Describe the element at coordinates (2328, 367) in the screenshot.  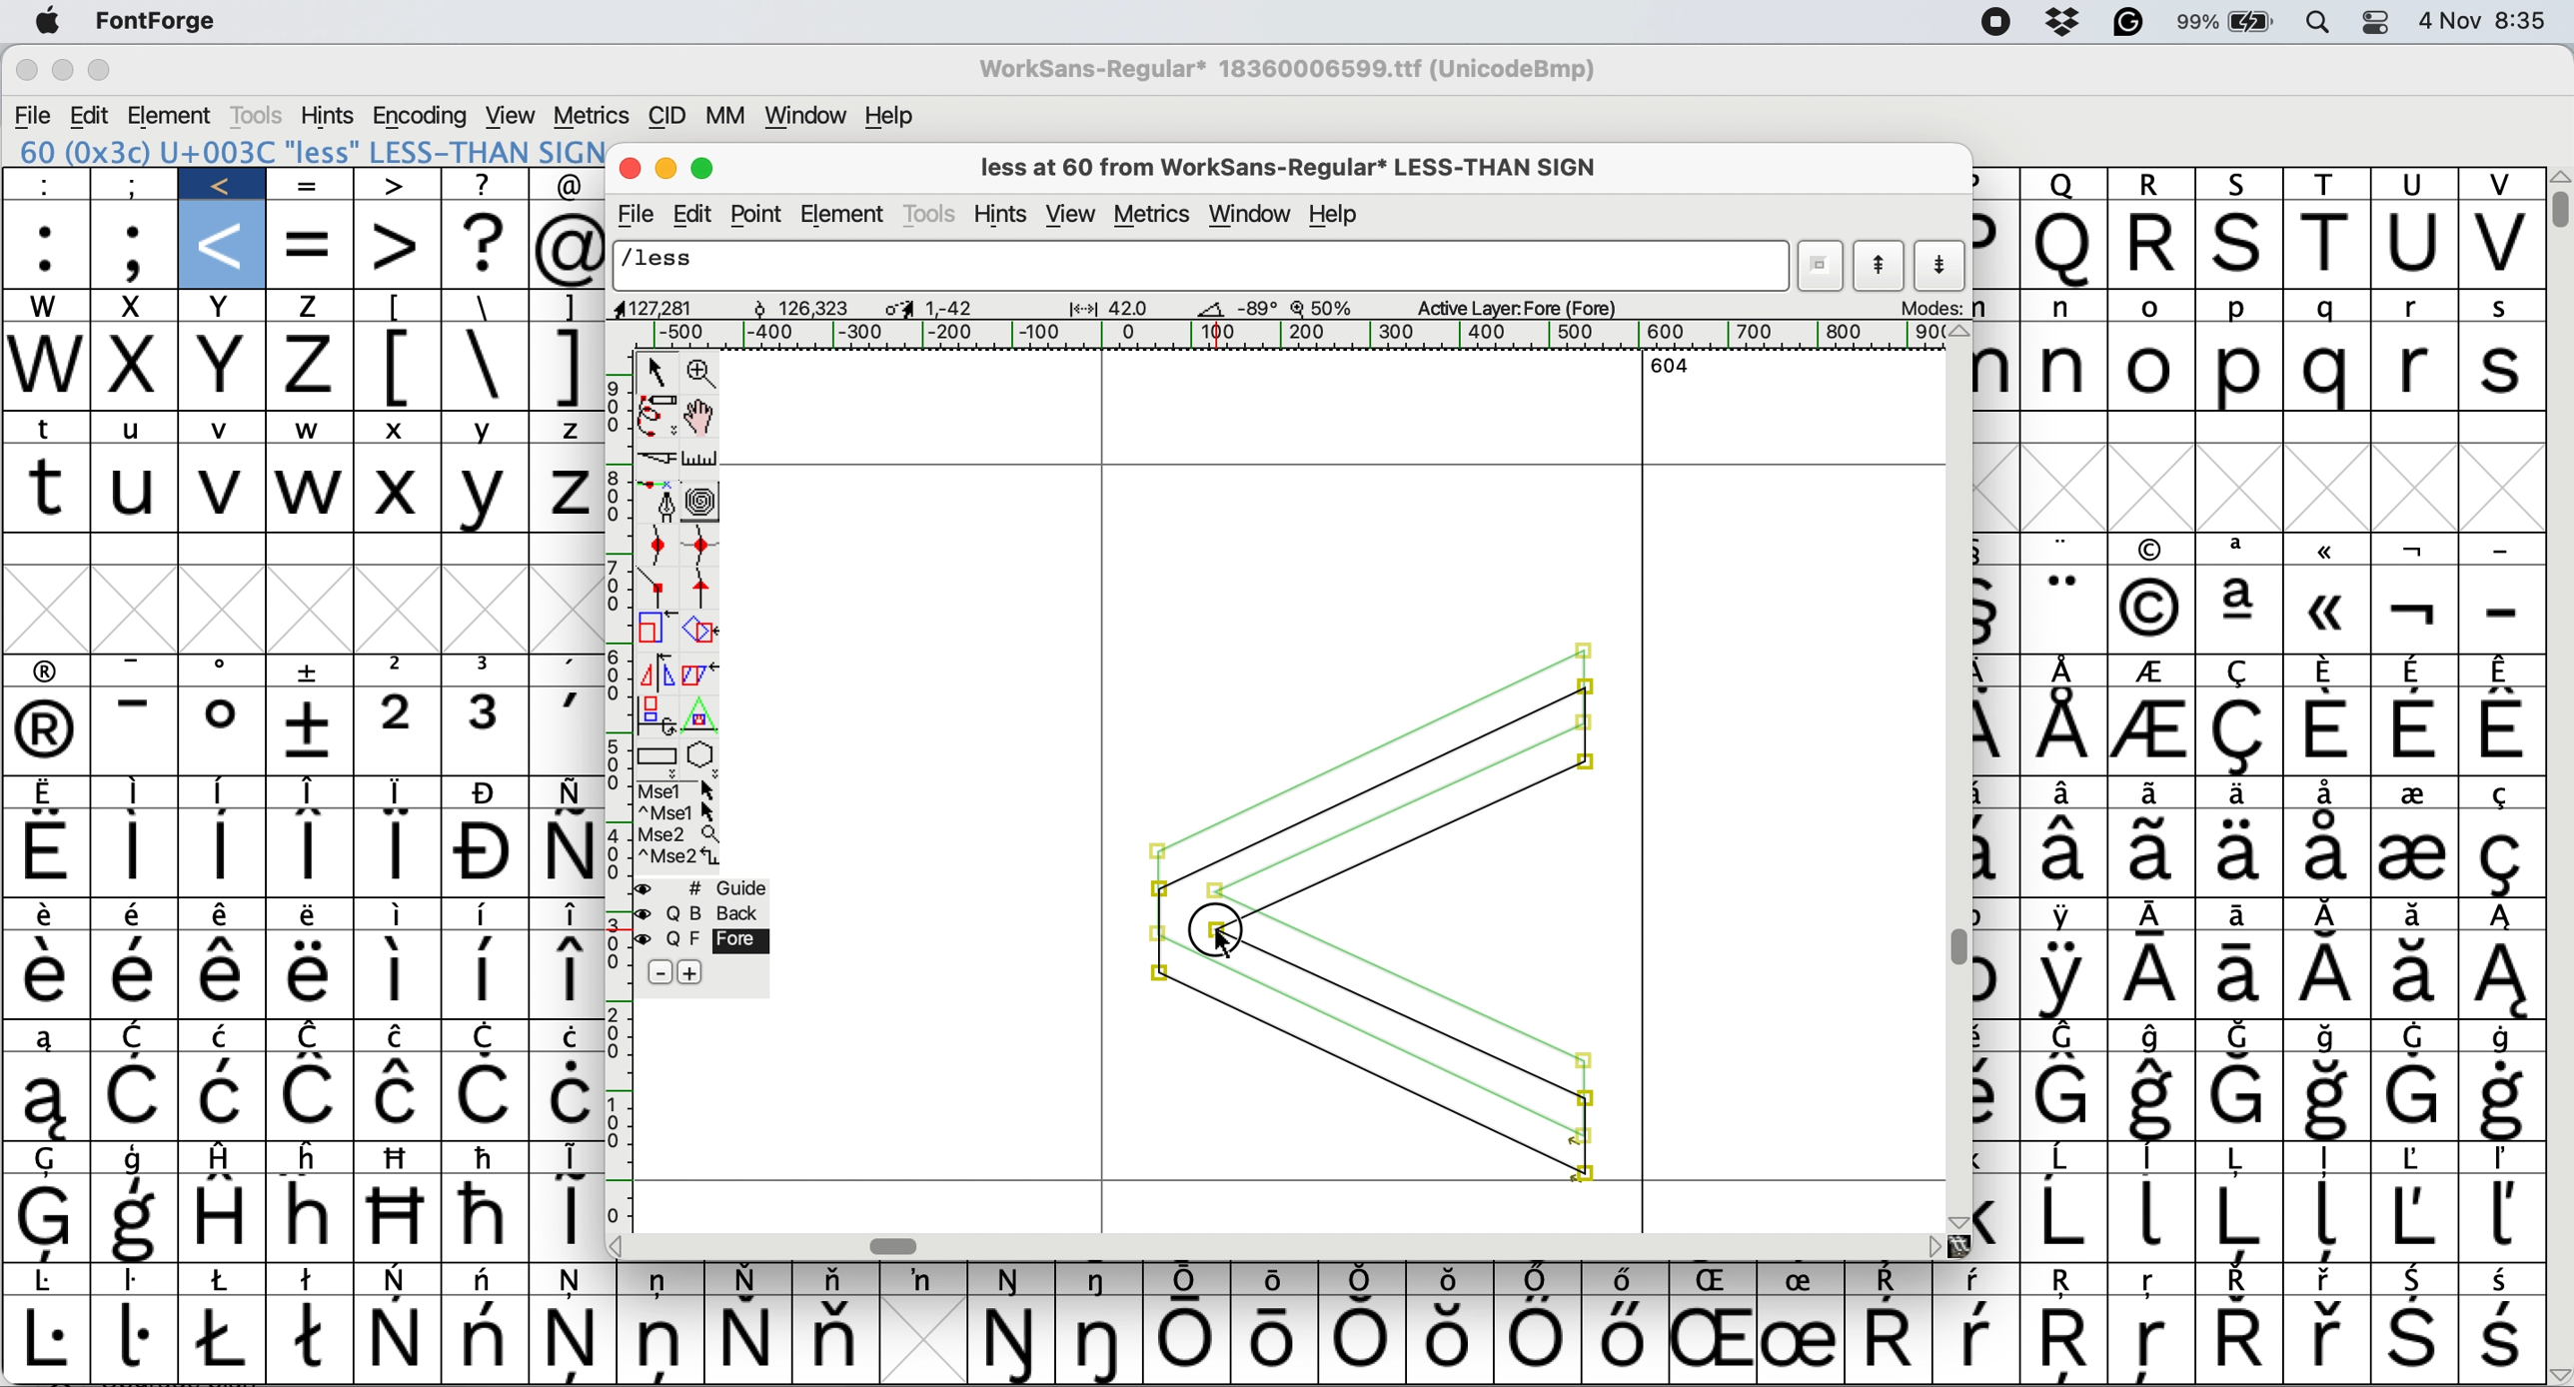
I see `q` at that location.